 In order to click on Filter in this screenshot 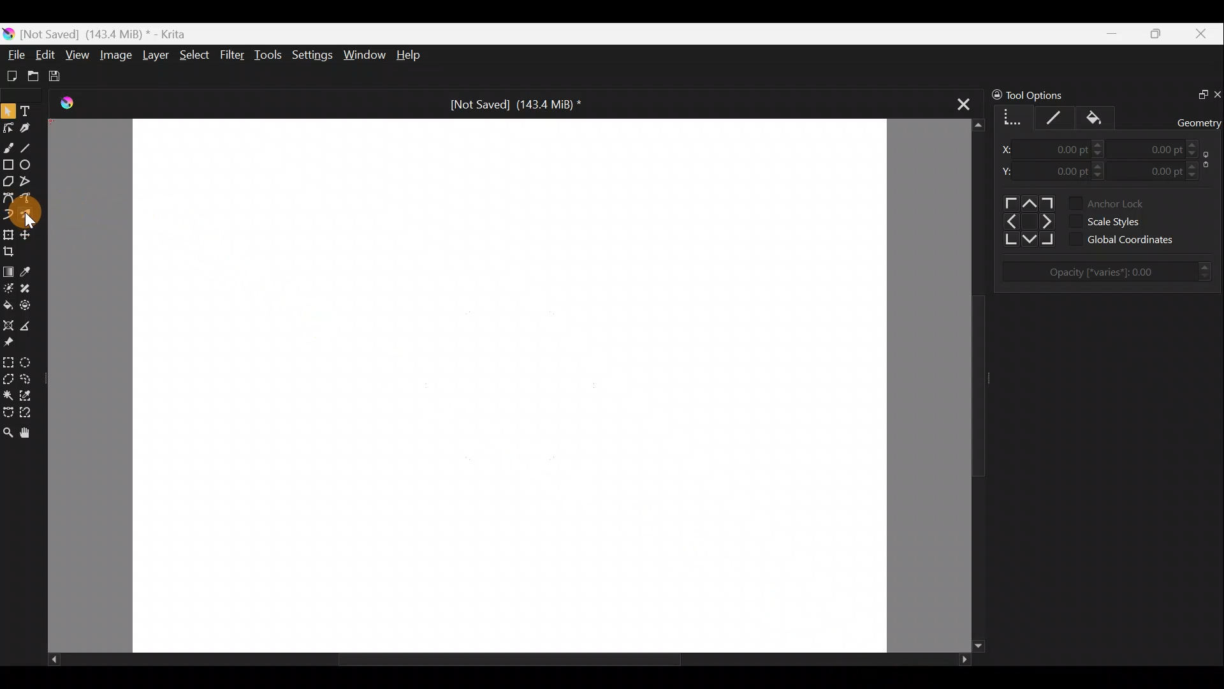, I will do `click(235, 56)`.